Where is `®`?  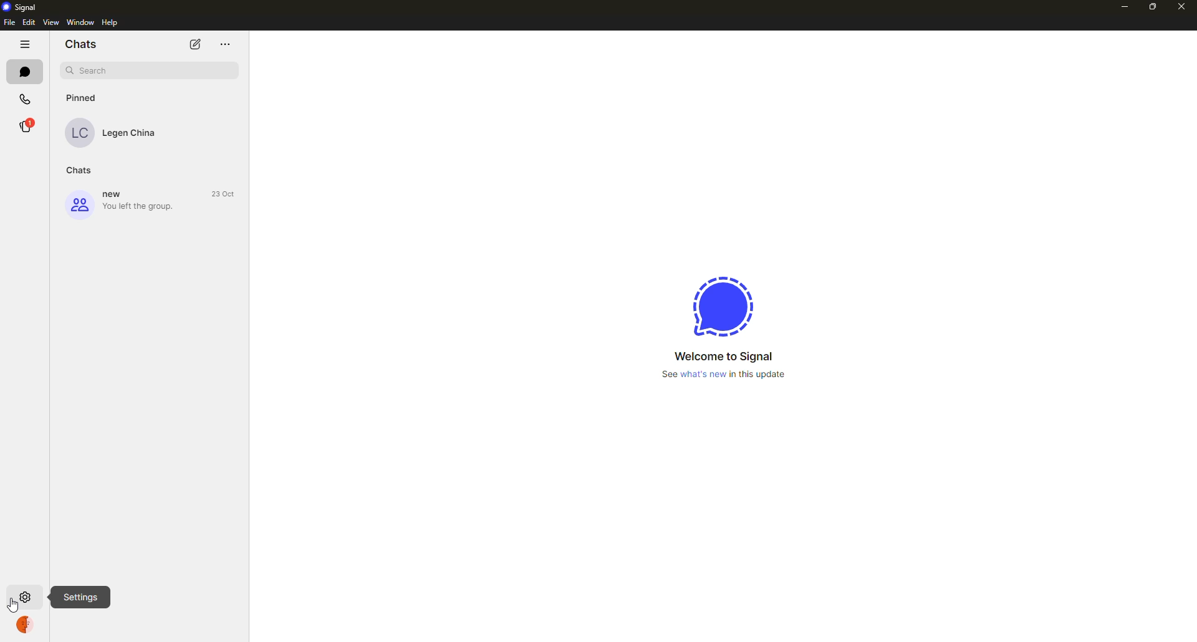 ® is located at coordinates (25, 126).